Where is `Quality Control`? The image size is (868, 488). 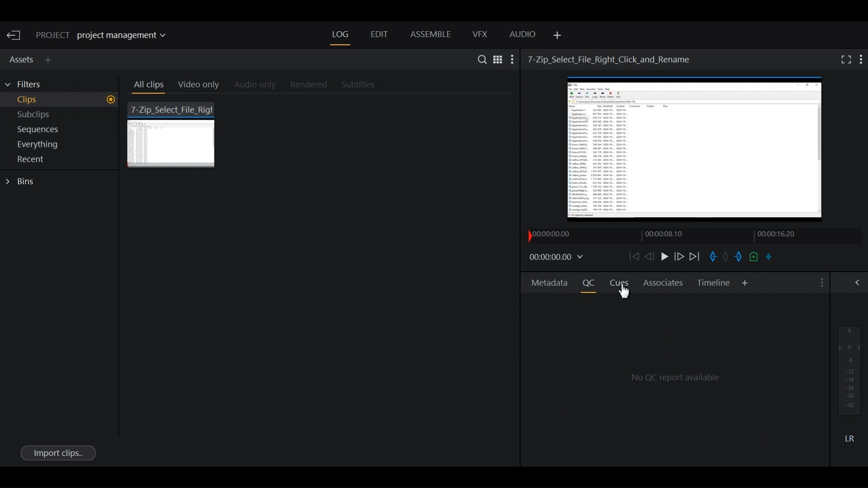 Quality Control is located at coordinates (587, 282).